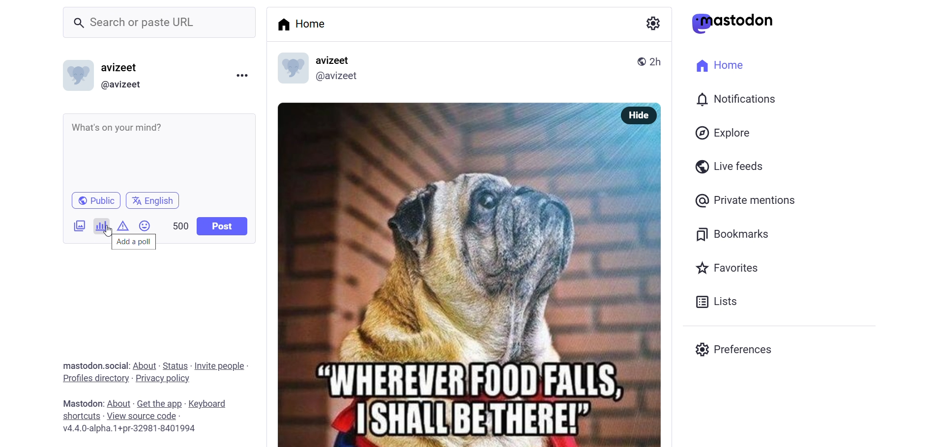 Image resolution: width=938 pixels, height=447 pixels. Describe the element at coordinates (143, 416) in the screenshot. I see `source code` at that location.